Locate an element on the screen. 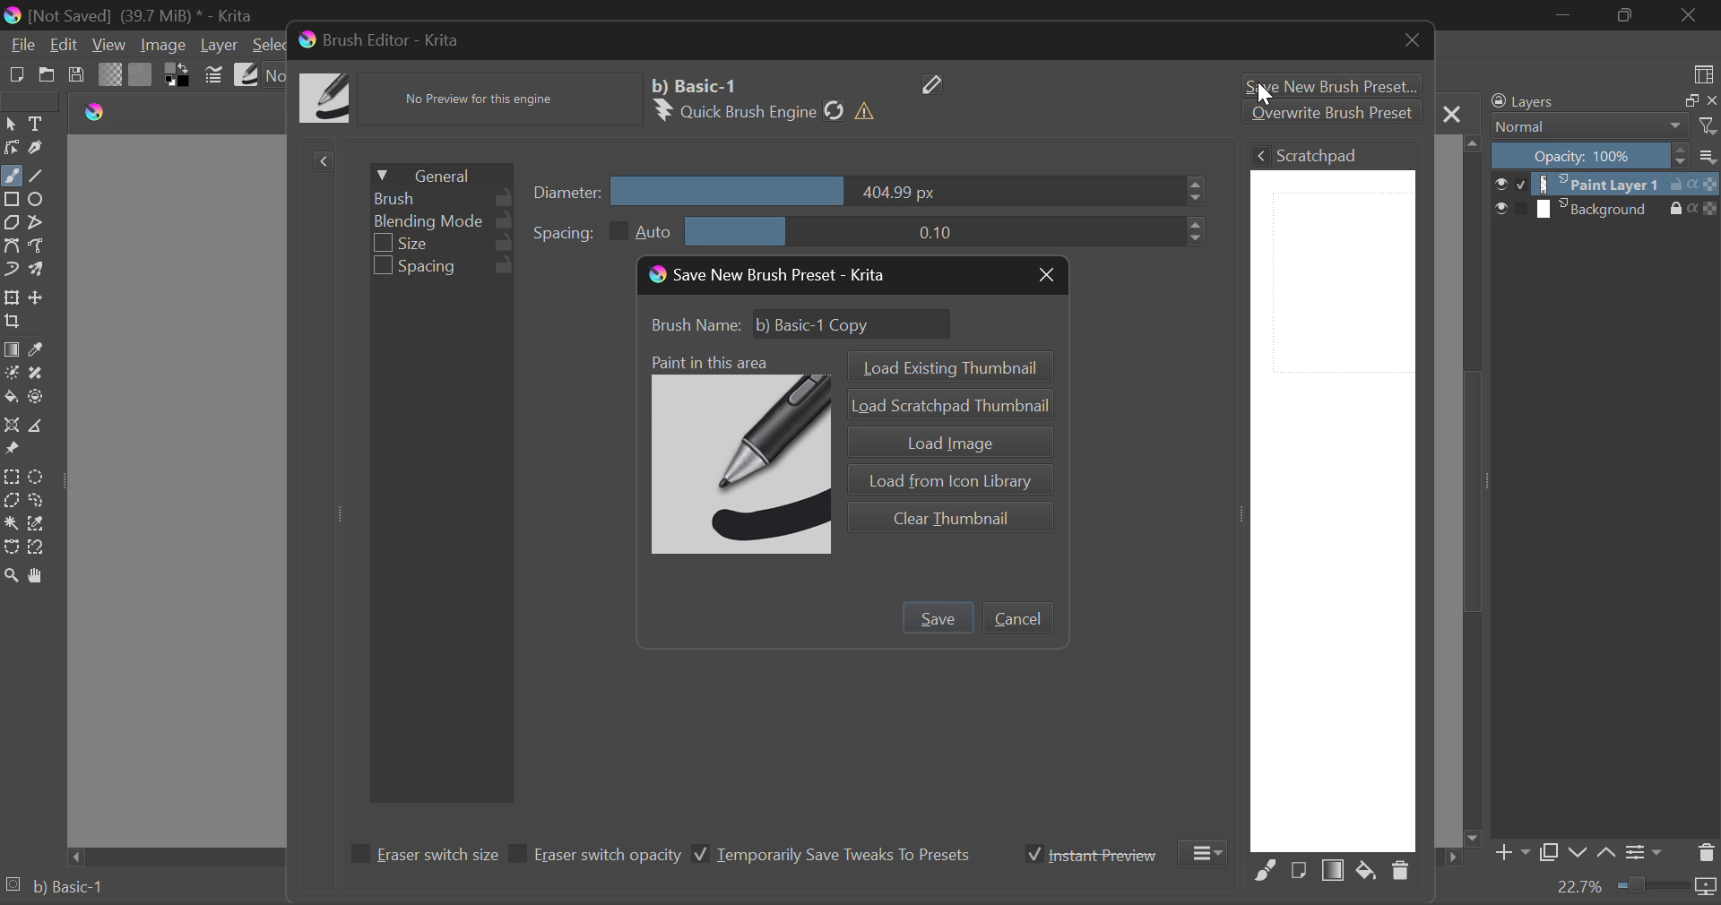 The image size is (1721, 905). Close is located at coordinates (1690, 15).